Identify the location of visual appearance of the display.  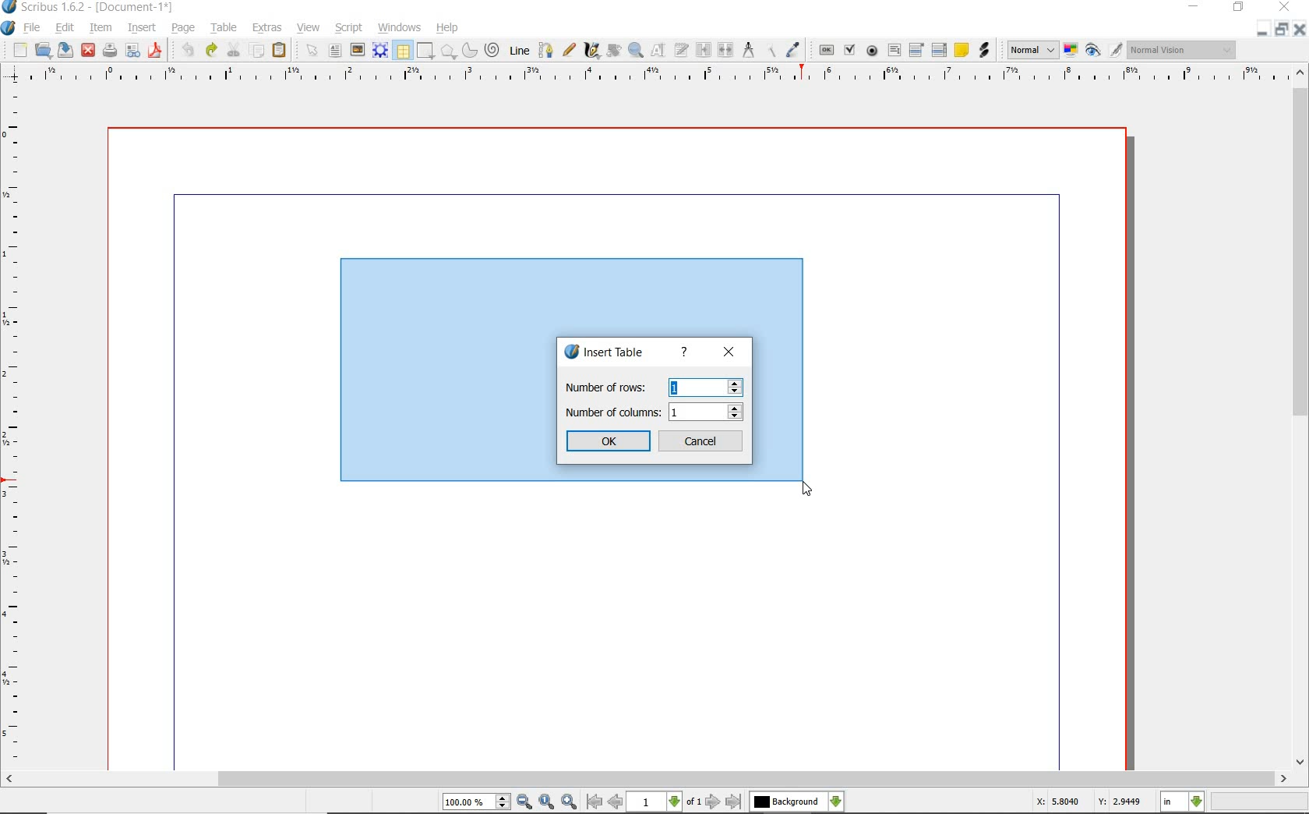
(1180, 50).